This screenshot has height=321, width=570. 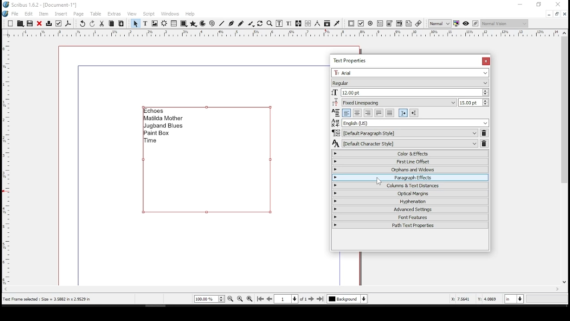 What do you see at coordinates (389, 24) in the screenshot?
I see `pdf combo box` at bounding box center [389, 24].